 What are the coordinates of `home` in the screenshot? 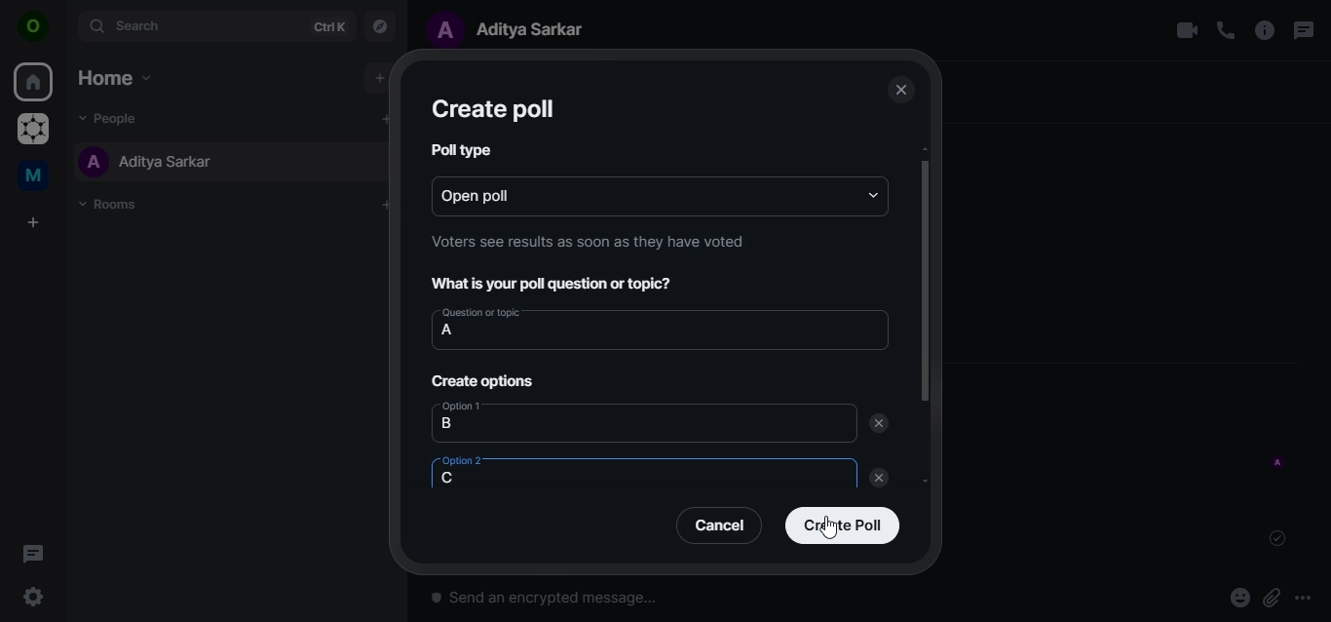 It's located at (113, 77).